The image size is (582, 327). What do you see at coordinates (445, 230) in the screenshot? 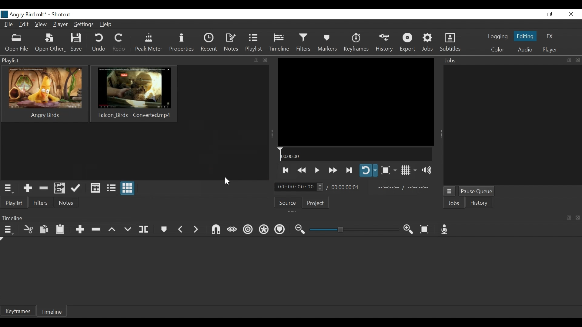
I see `Record Audio` at bounding box center [445, 230].